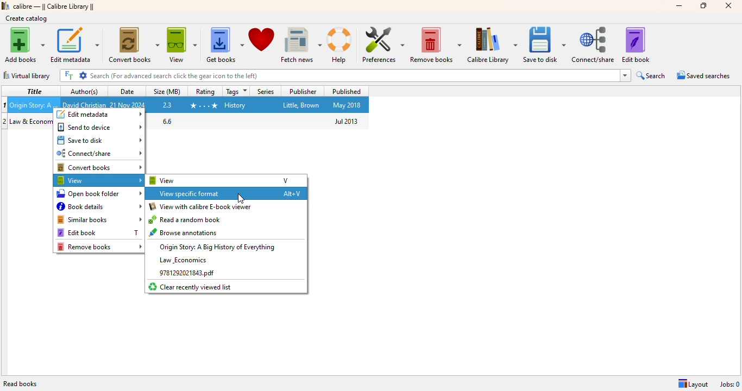  I want to click on remove books, so click(435, 45).